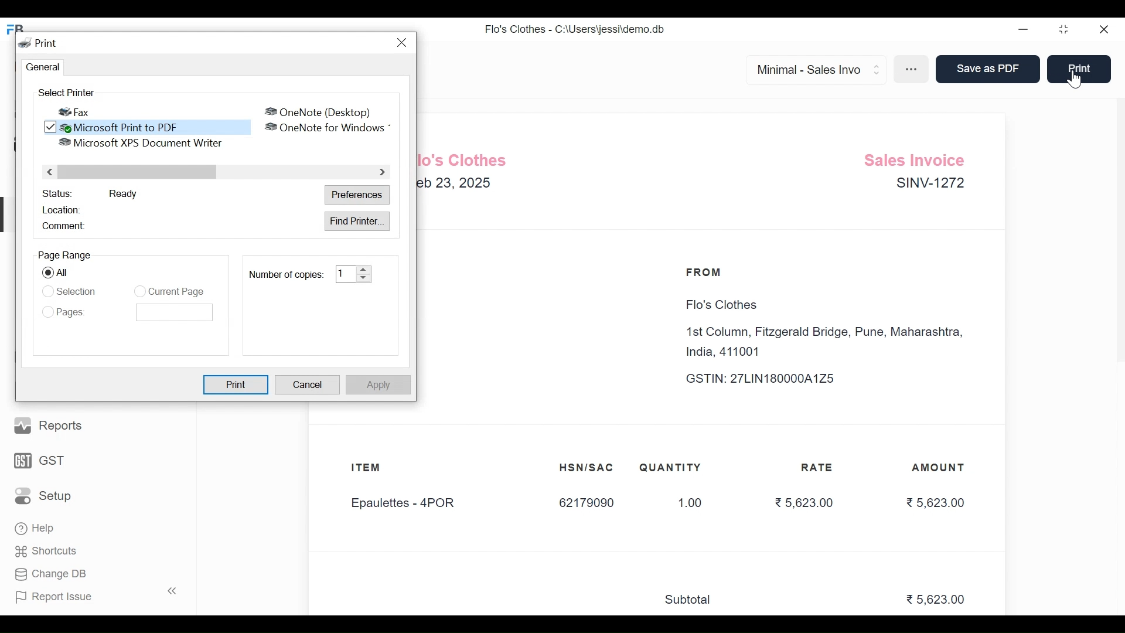 Image resolution: width=1125 pixels, height=633 pixels. I want to click on 1, so click(345, 274).